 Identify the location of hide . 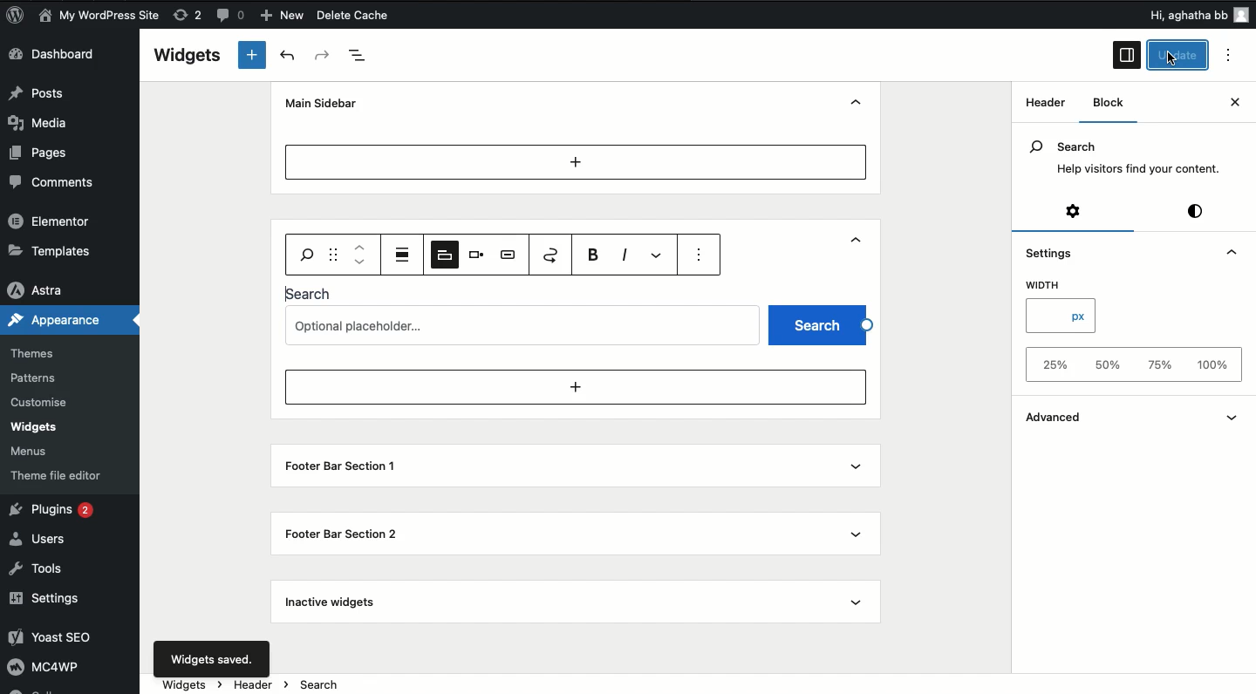
(1226, 251).